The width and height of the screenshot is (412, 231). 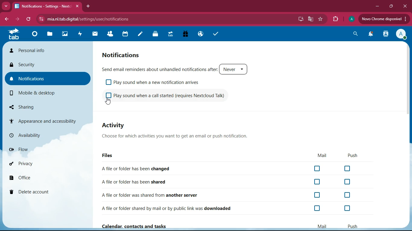 What do you see at coordinates (346, 195) in the screenshot?
I see `off` at bounding box center [346, 195].